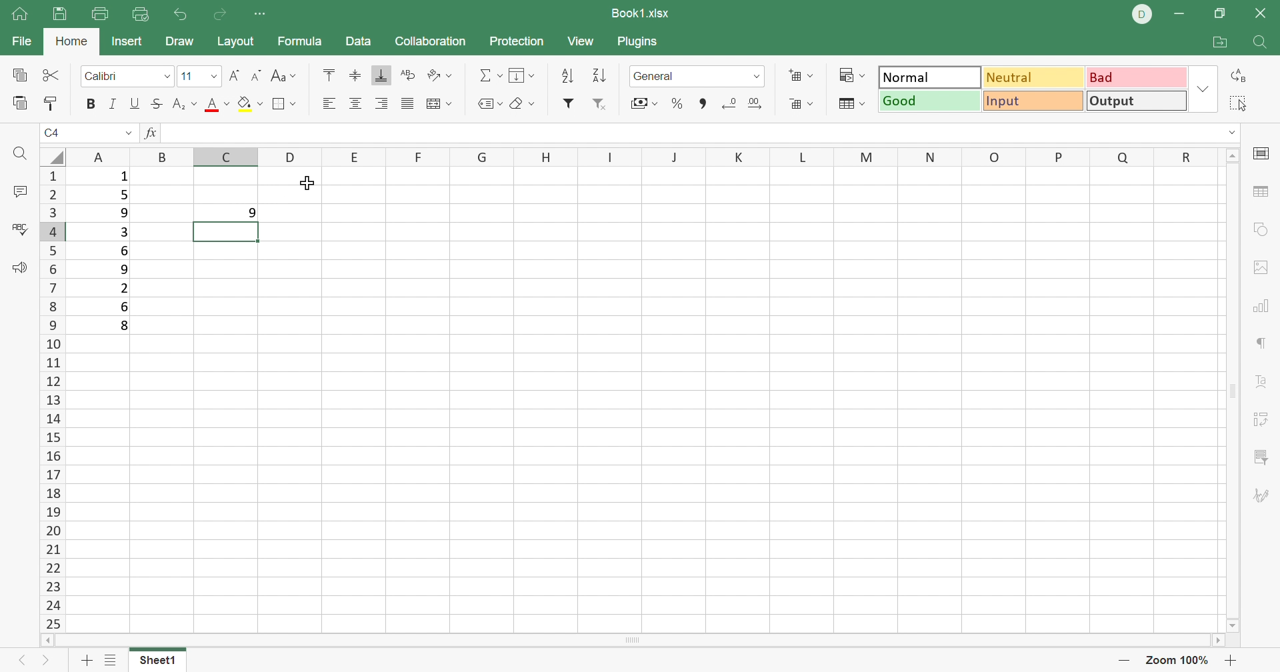  Describe the element at coordinates (567, 103) in the screenshot. I see `Filter` at that location.